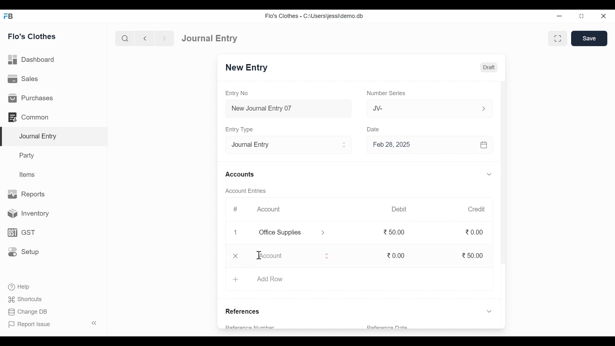  What do you see at coordinates (237, 93) in the screenshot?
I see `Entry No` at bounding box center [237, 93].